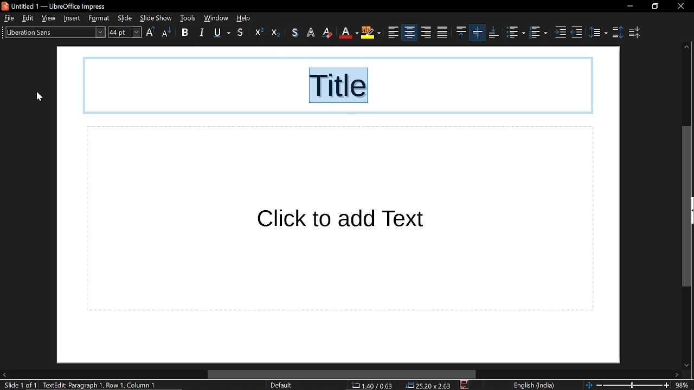 This screenshot has width=694, height=390. Describe the element at coordinates (515, 32) in the screenshot. I see `toggle unordered list` at that location.